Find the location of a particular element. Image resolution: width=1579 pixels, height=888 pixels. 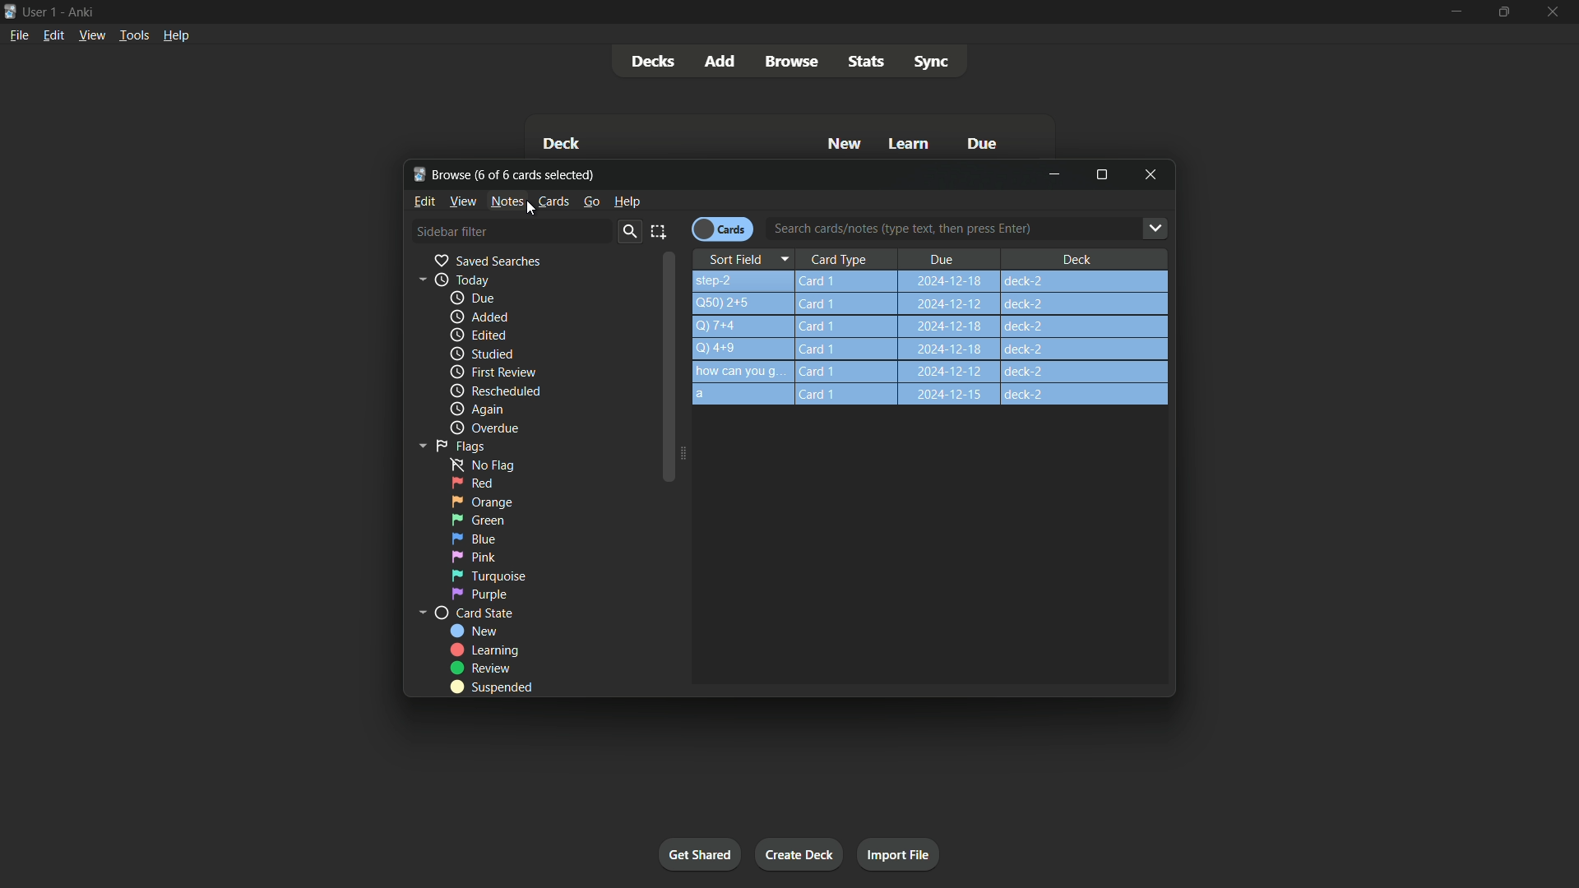

File menu is located at coordinates (17, 38).